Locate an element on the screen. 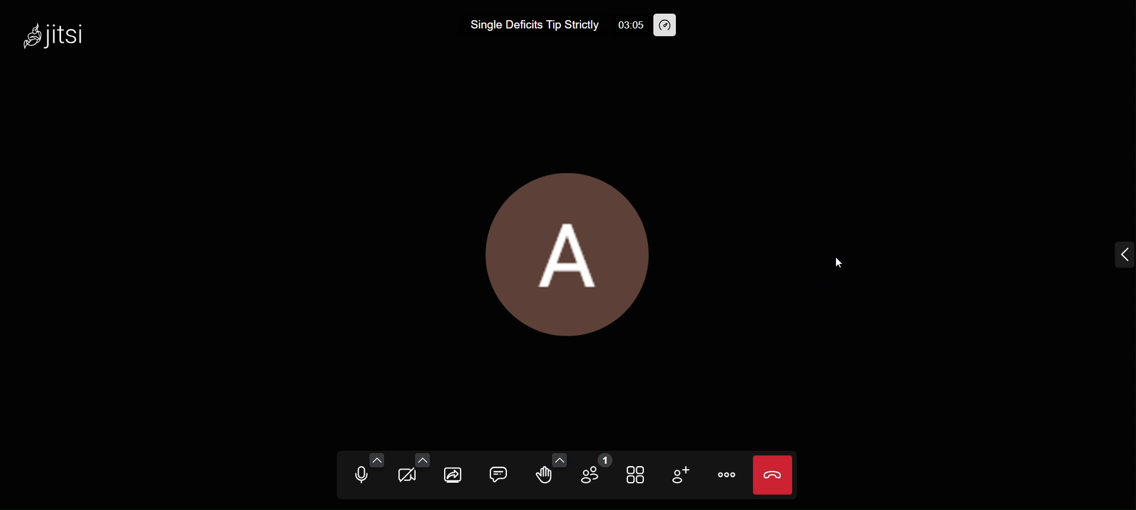 The image size is (1136, 510). toggle tile view is located at coordinates (638, 476).